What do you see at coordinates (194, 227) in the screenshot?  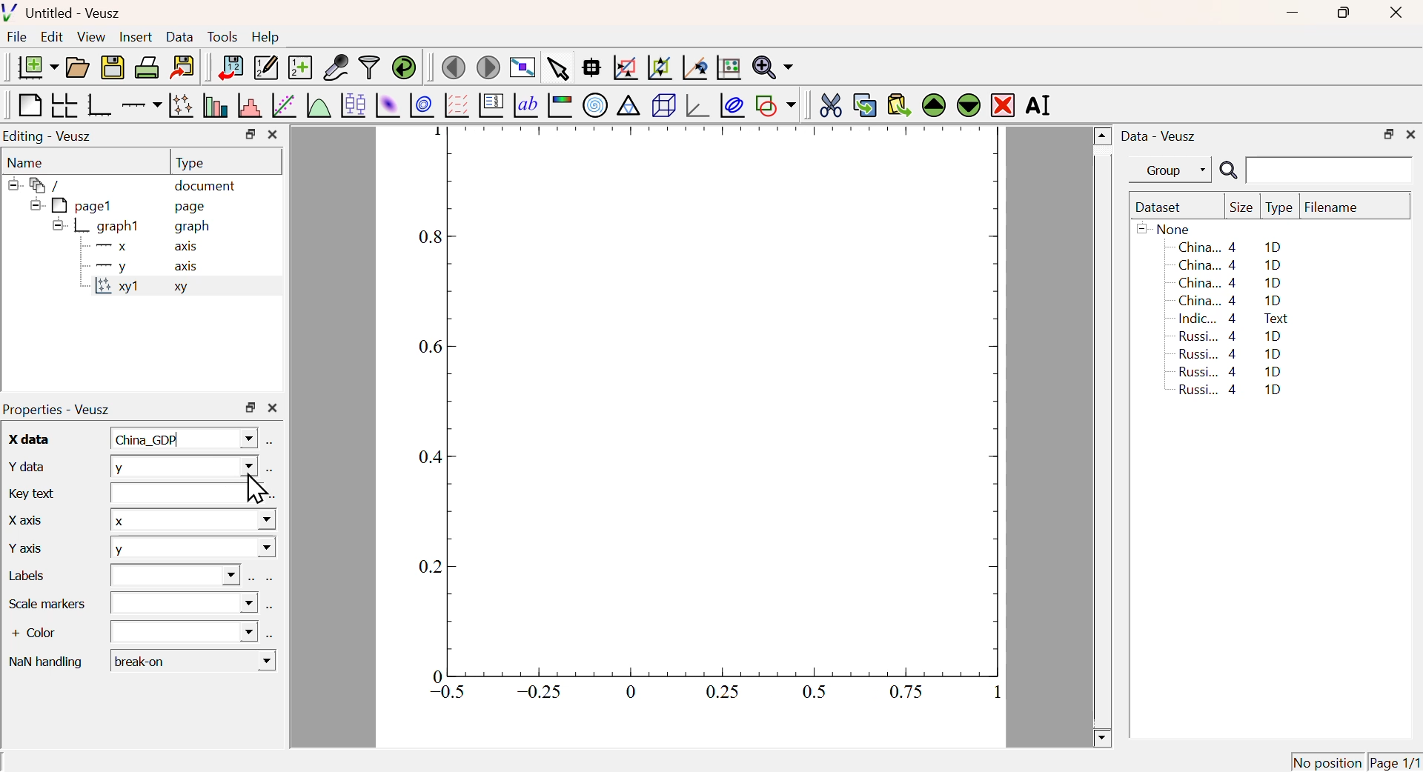 I see `graph` at bounding box center [194, 227].